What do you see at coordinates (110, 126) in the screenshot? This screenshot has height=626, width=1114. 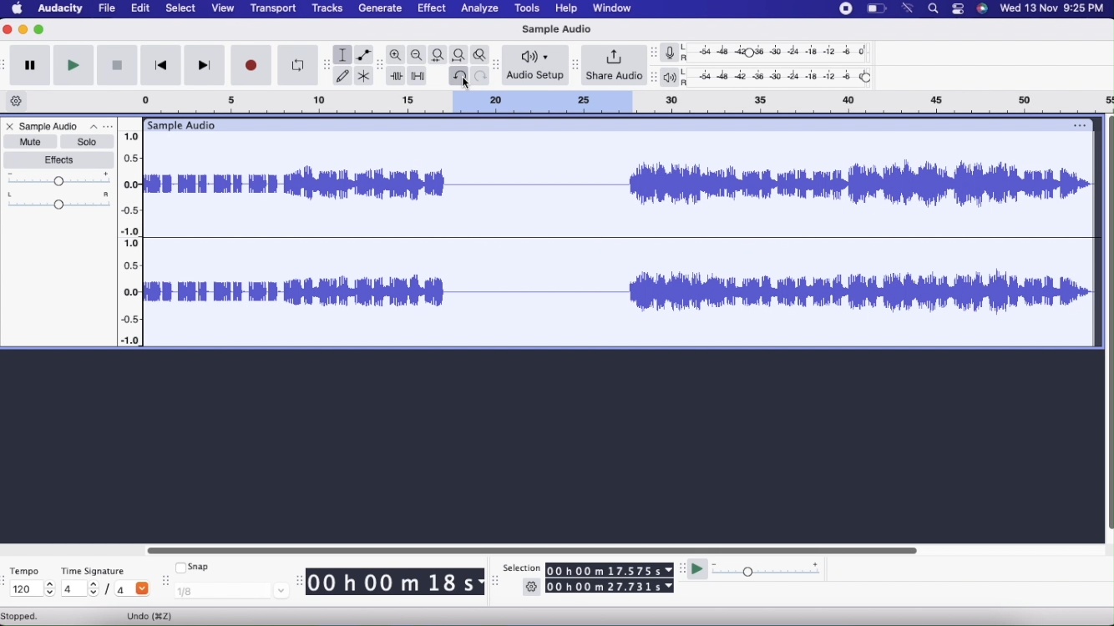 I see `more options` at bounding box center [110, 126].